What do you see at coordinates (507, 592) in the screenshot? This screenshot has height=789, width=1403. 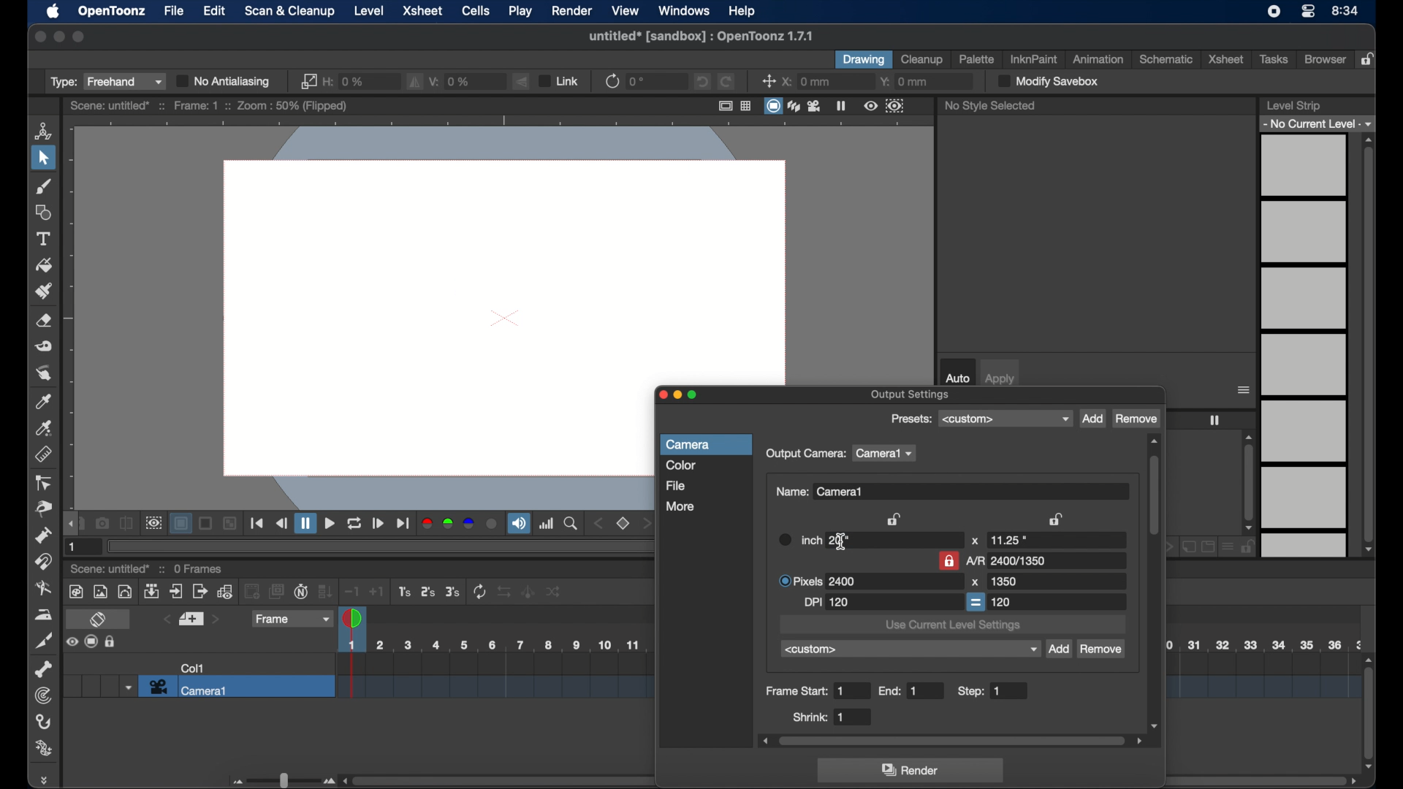 I see `` at bounding box center [507, 592].